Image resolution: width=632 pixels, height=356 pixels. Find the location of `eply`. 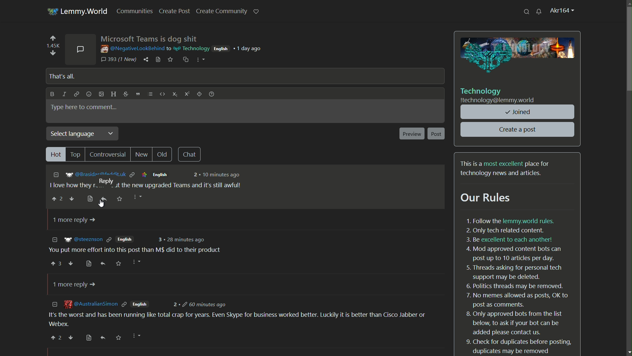

eply is located at coordinates (103, 338).